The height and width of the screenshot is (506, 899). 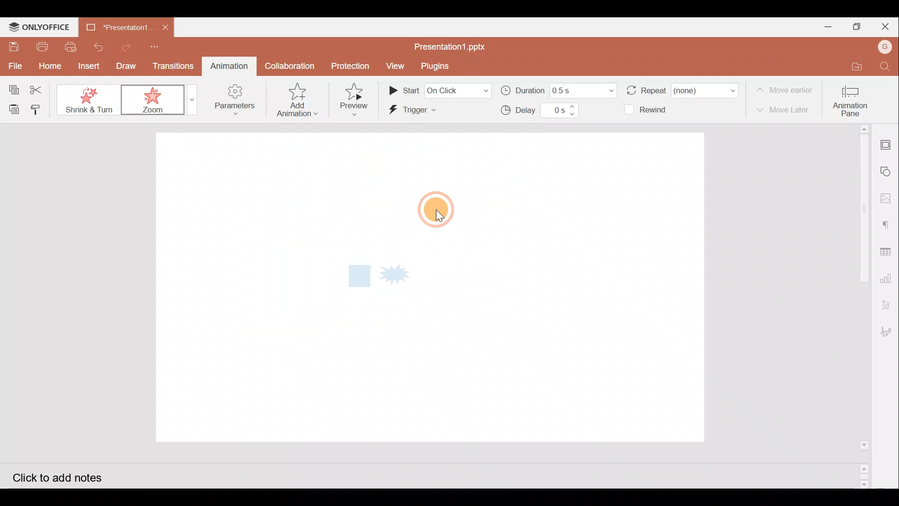 I want to click on Repeat, so click(x=681, y=87).